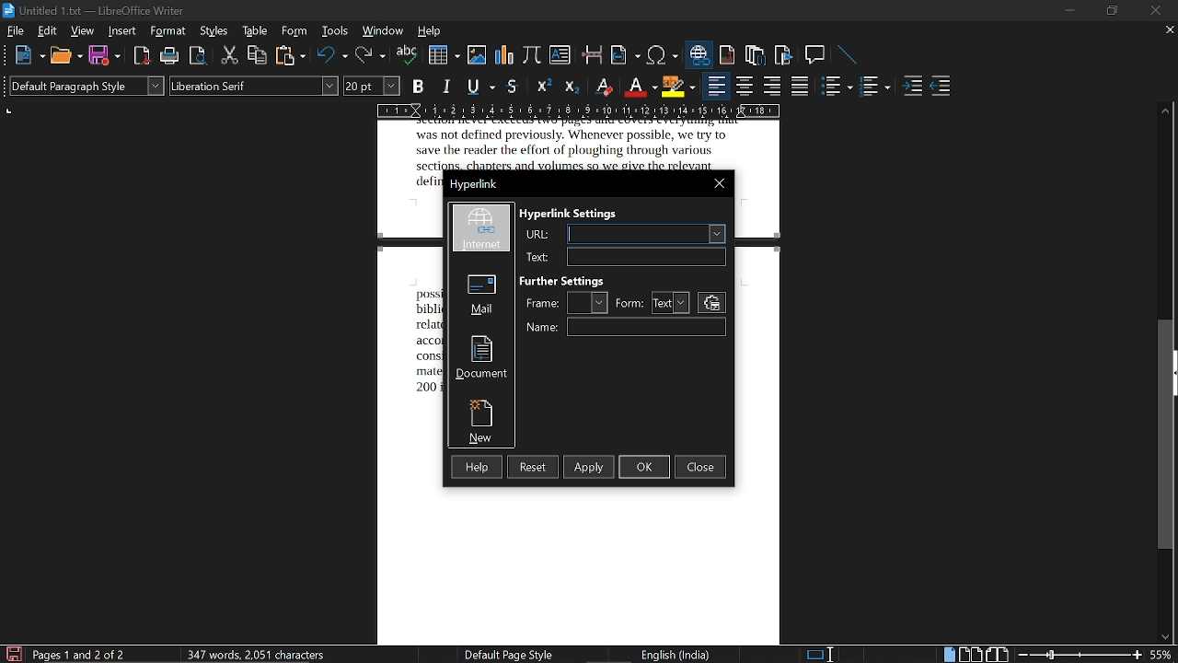 The image size is (1178, 663). What do you see at coordinates (630, 303) in the screenshot?
I see `form` at bounding box center [630, 303].